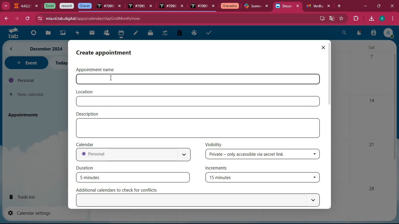  What do you see at coordinates (165, 34) in the screenshot?
I see `tab` at bounding box center [165, 34].